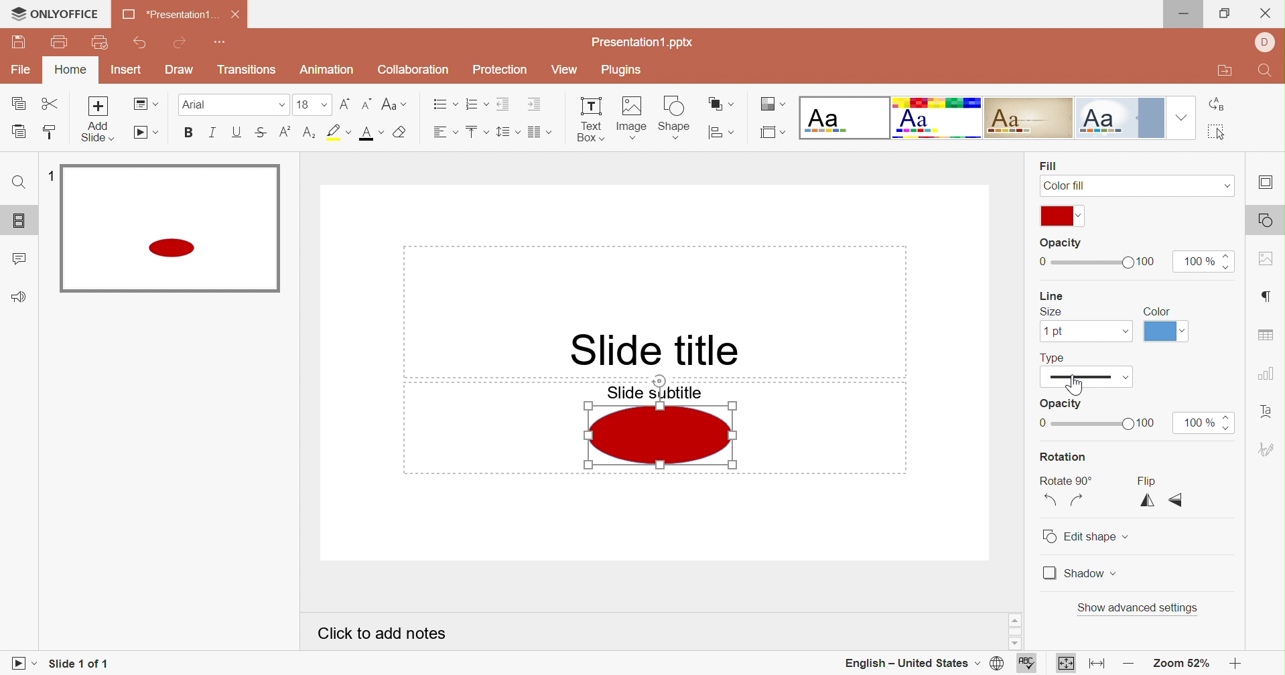  Describe the element at coordinates (503, 106) in the screenshot. I see `Decrease Indent` at that location.